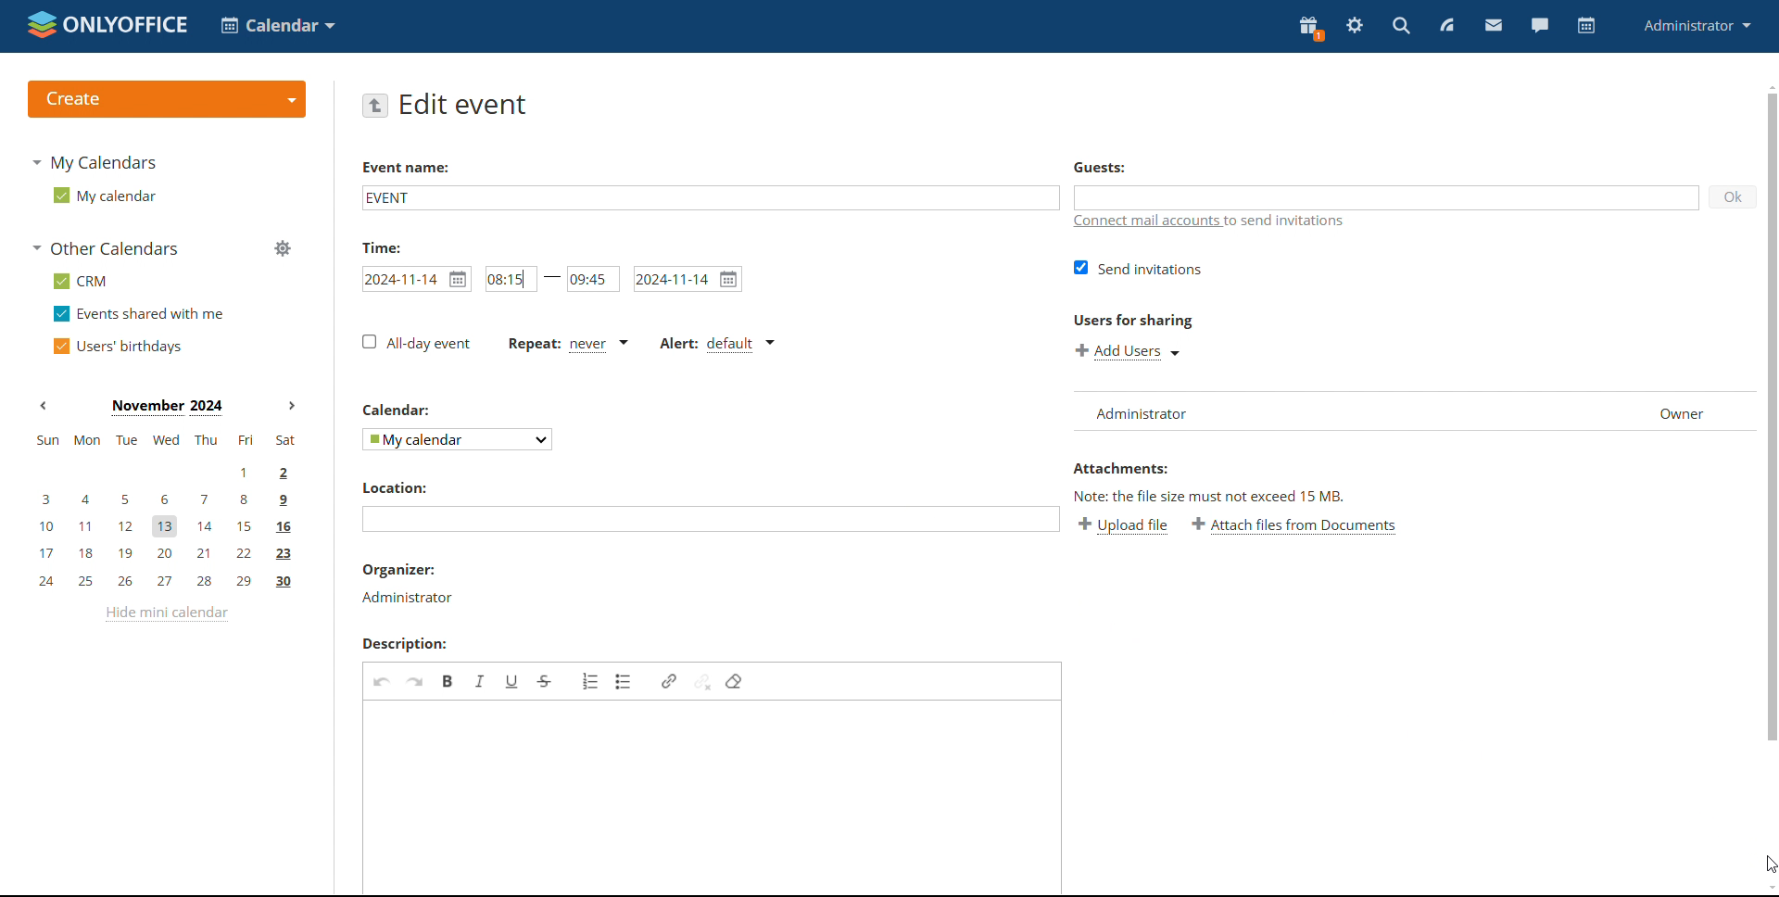  I want to click on 3, 4, 5, 6, 7, 8, 9, so click(159, 499).